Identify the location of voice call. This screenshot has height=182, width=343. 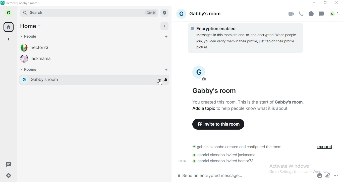
(301, 14).